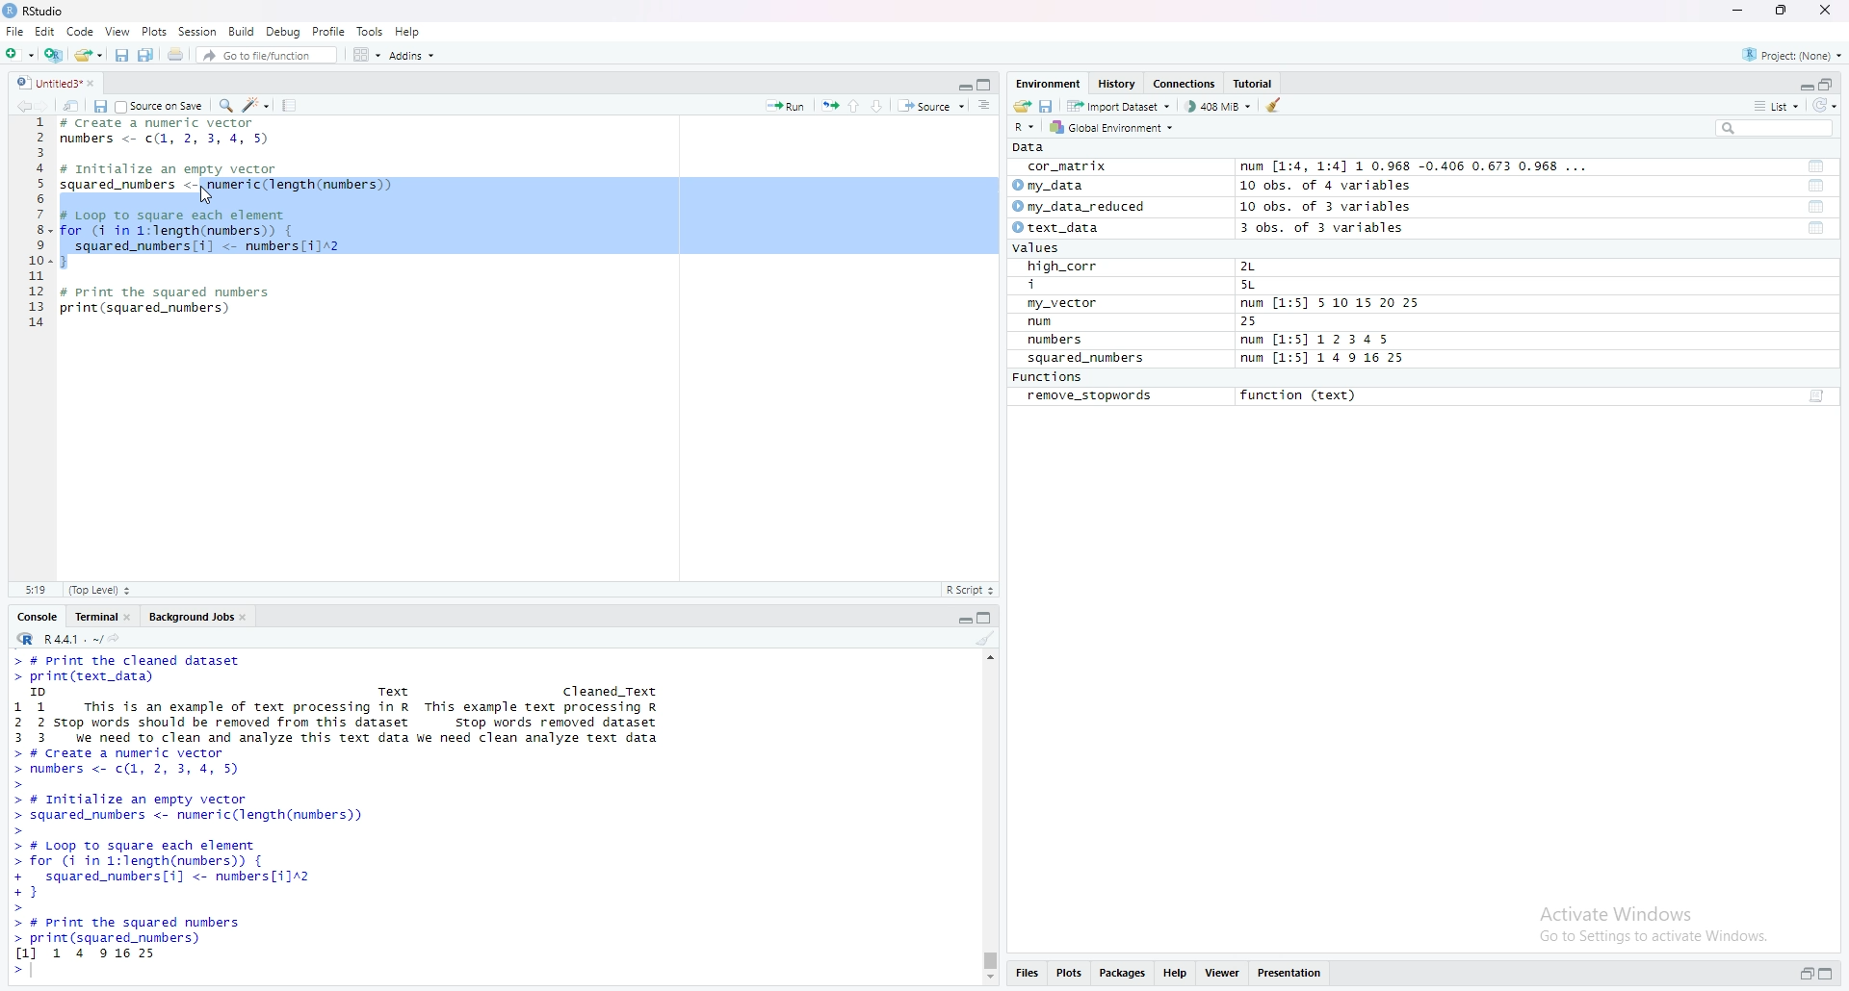  I want to click on Terminal, so click(92, 615).